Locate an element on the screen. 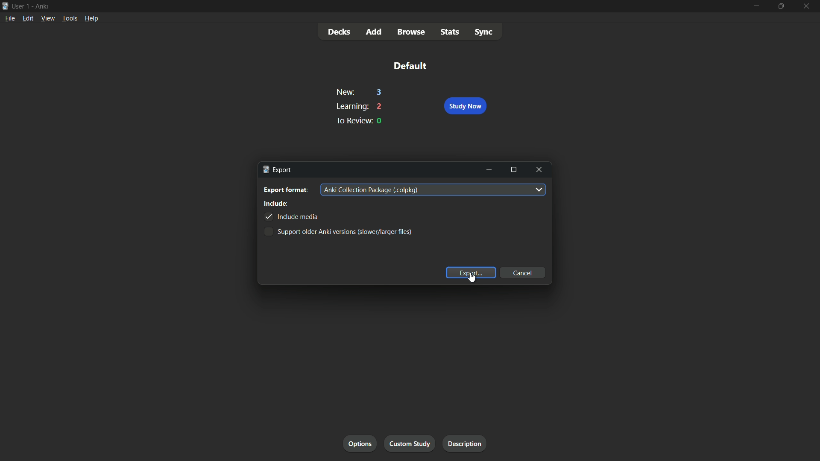 The height and width of the screenshot is (461, 820). cursor is located at coordinates (474, 279).